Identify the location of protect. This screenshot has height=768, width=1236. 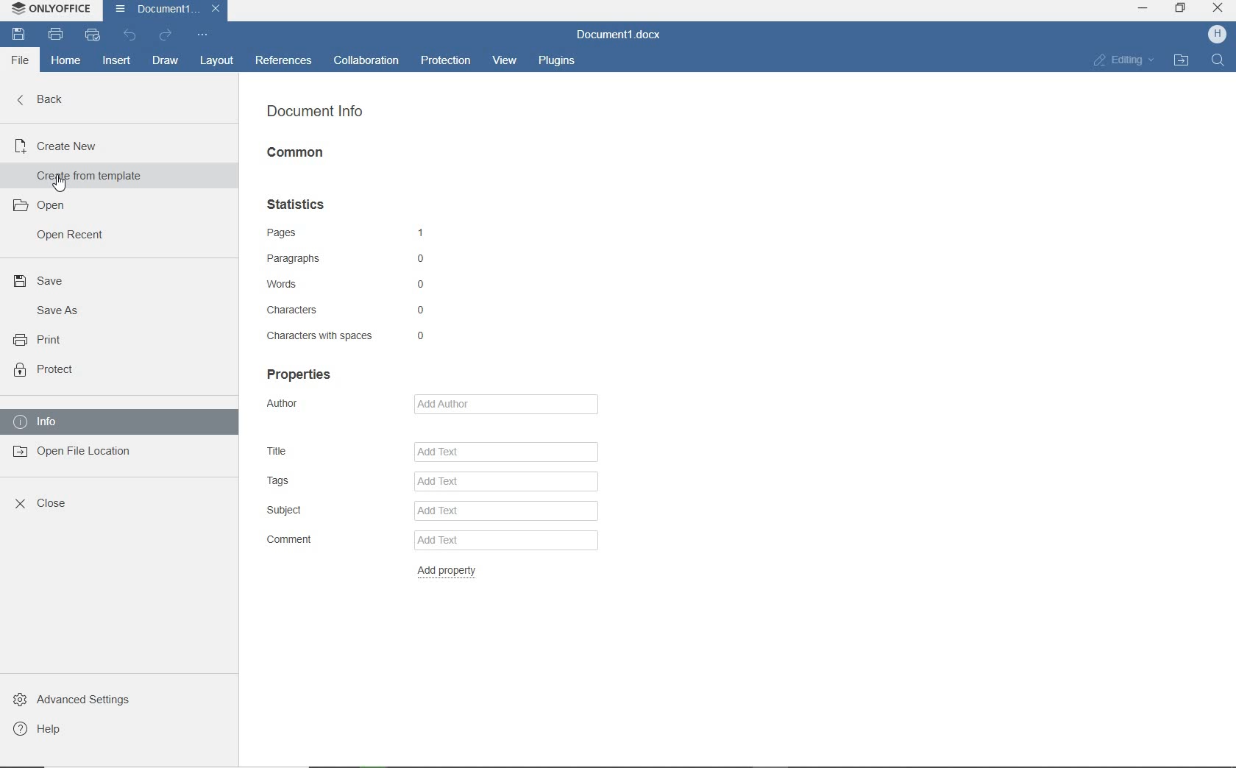
(45, 370).